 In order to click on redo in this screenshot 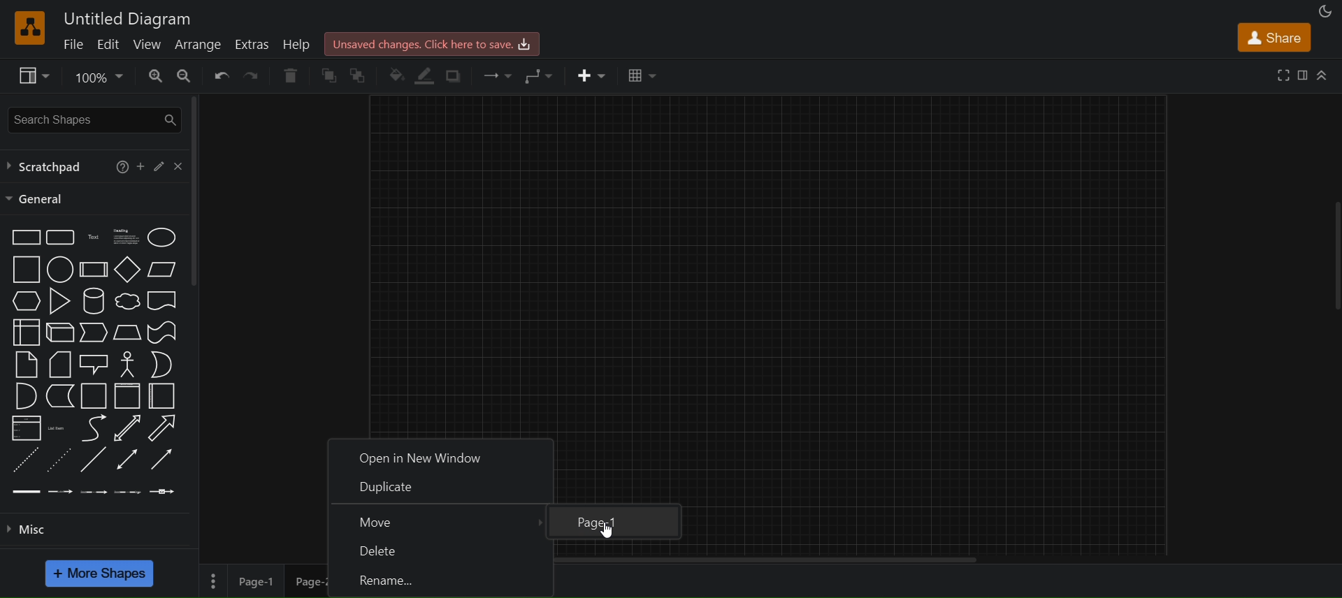, I will do `click(250, 75)`.